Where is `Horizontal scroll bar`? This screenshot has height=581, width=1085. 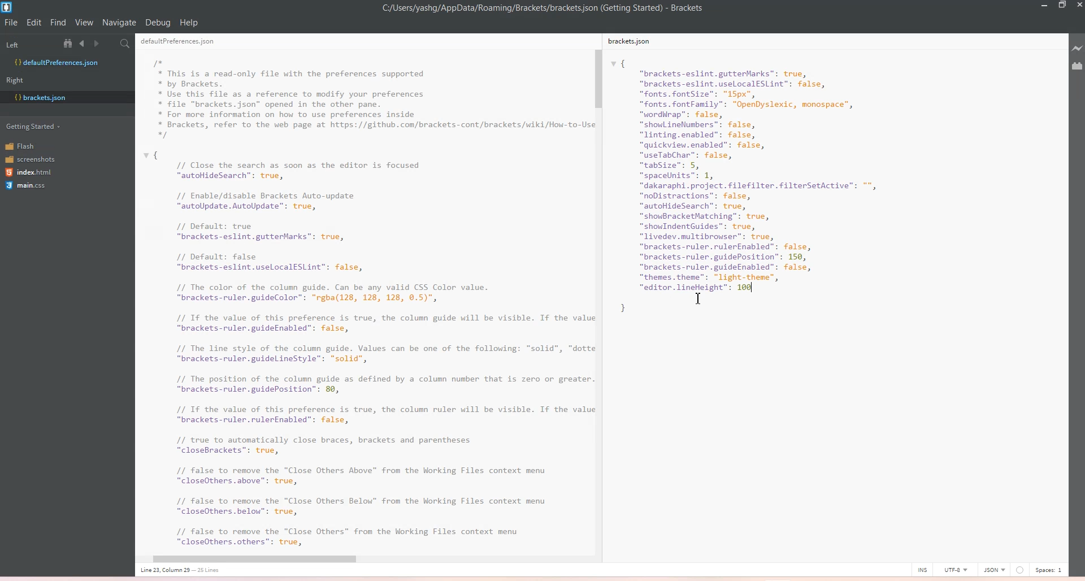
Horizontal scroll bar is located at coordinates (358, 560).